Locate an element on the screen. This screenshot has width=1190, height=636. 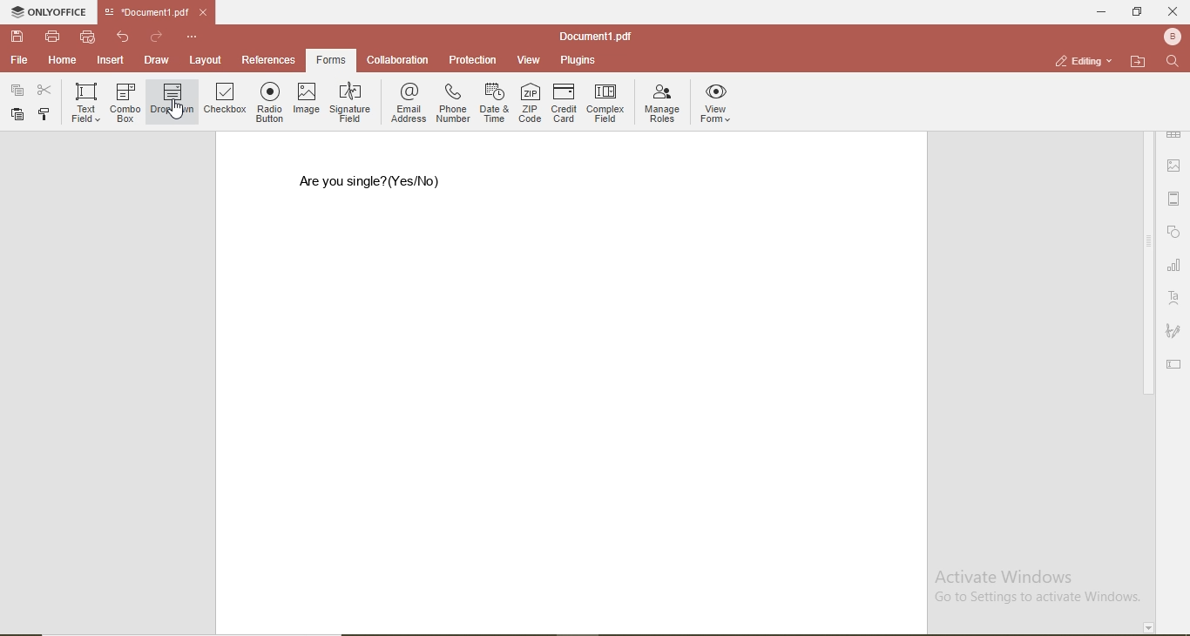
paragraph is located at coordinates (1176, 95).